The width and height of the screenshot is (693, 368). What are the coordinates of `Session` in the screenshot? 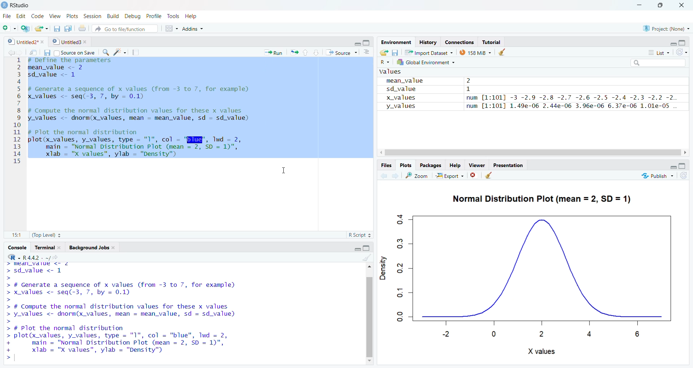 It's located at (91, 16).